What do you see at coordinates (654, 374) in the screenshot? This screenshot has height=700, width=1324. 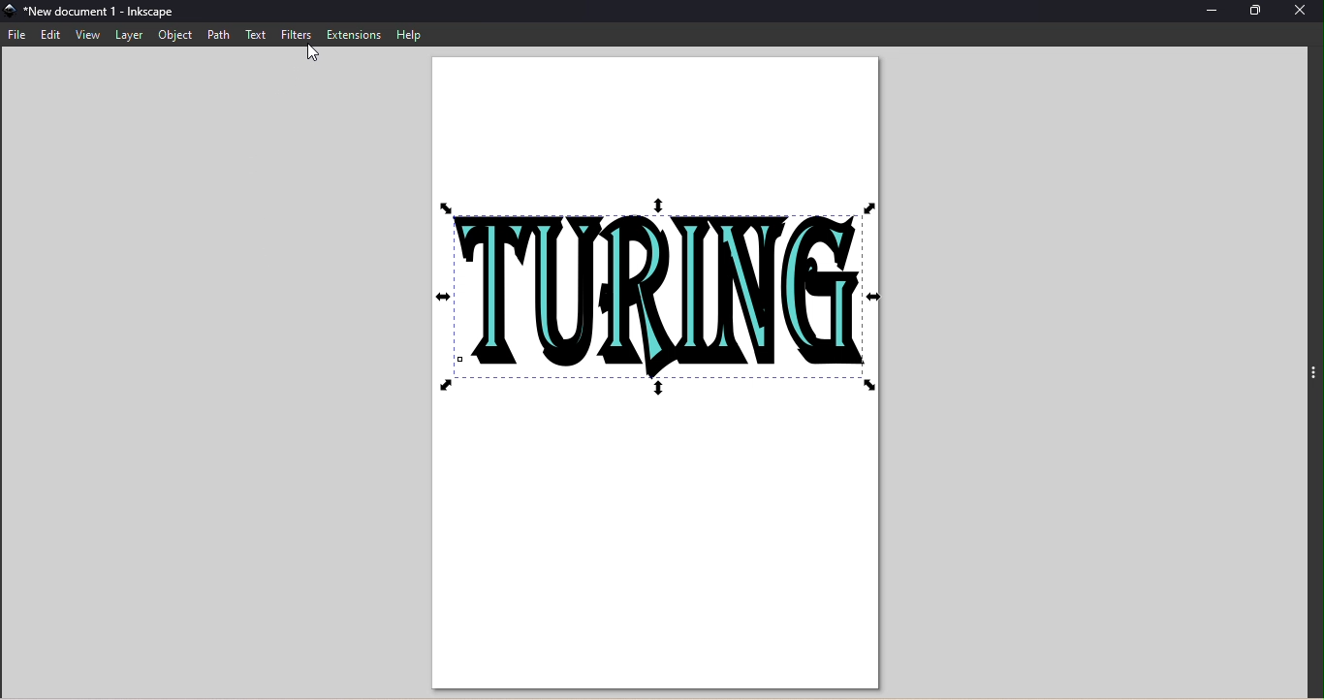 I see `Canvas showing turing text` at bounding box center [654, 374].